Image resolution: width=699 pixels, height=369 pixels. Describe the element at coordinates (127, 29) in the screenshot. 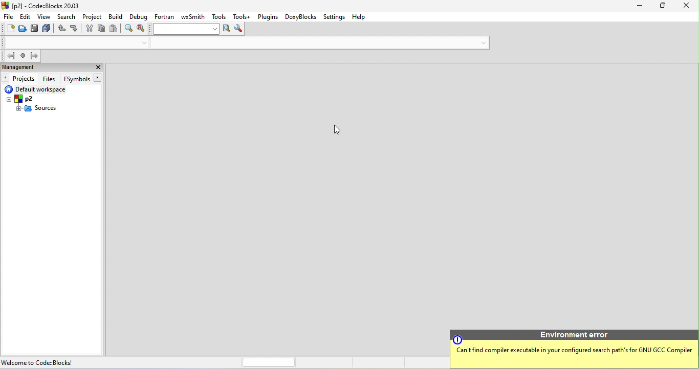

I see `find` at that location.